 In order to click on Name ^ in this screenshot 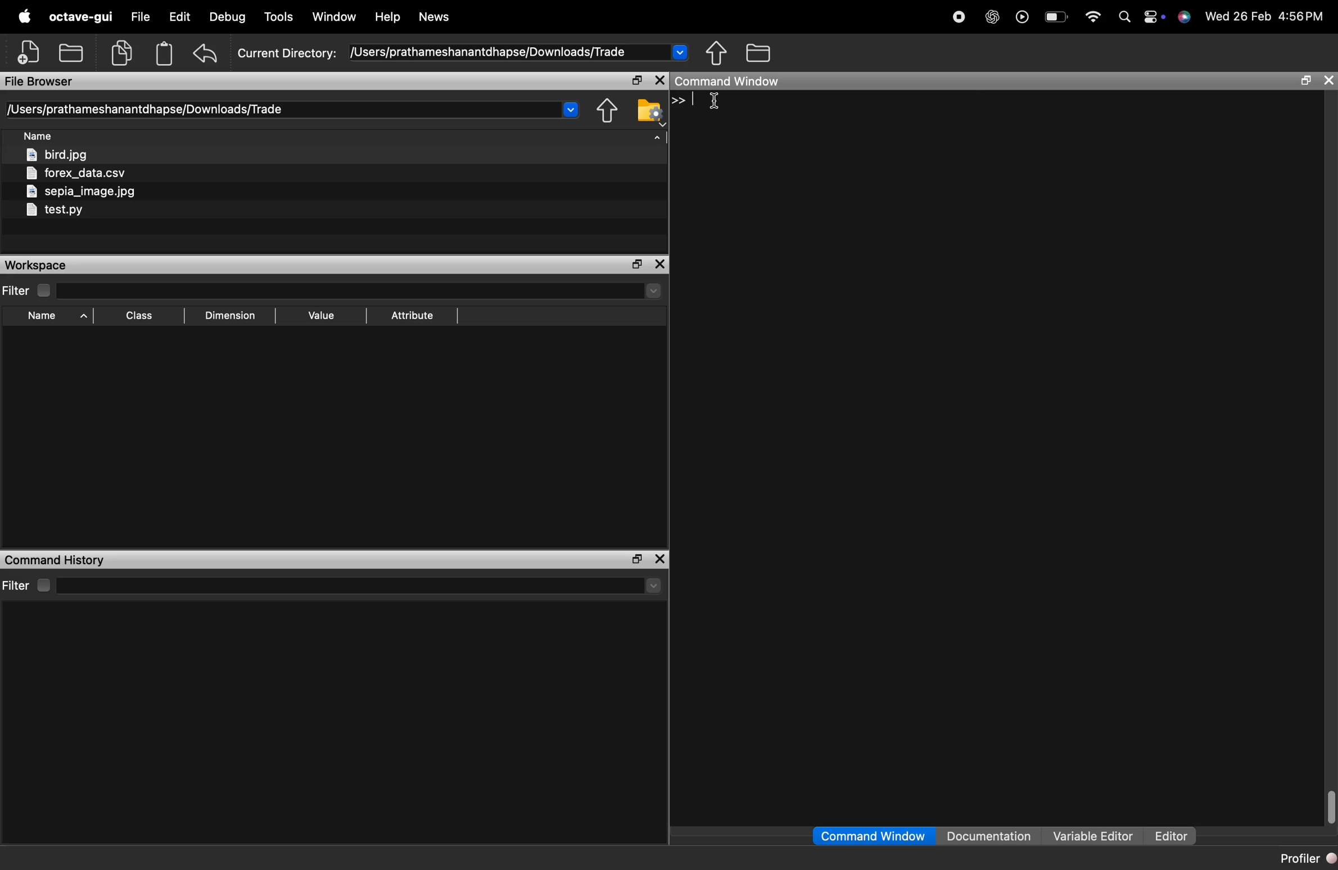, I will do `click(57, 315)`.